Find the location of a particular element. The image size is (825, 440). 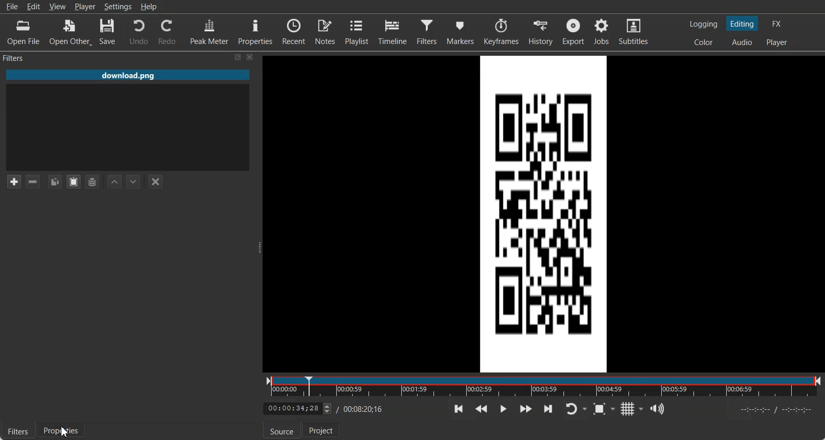

Play quickly forward is located at coordinates (526, 408).